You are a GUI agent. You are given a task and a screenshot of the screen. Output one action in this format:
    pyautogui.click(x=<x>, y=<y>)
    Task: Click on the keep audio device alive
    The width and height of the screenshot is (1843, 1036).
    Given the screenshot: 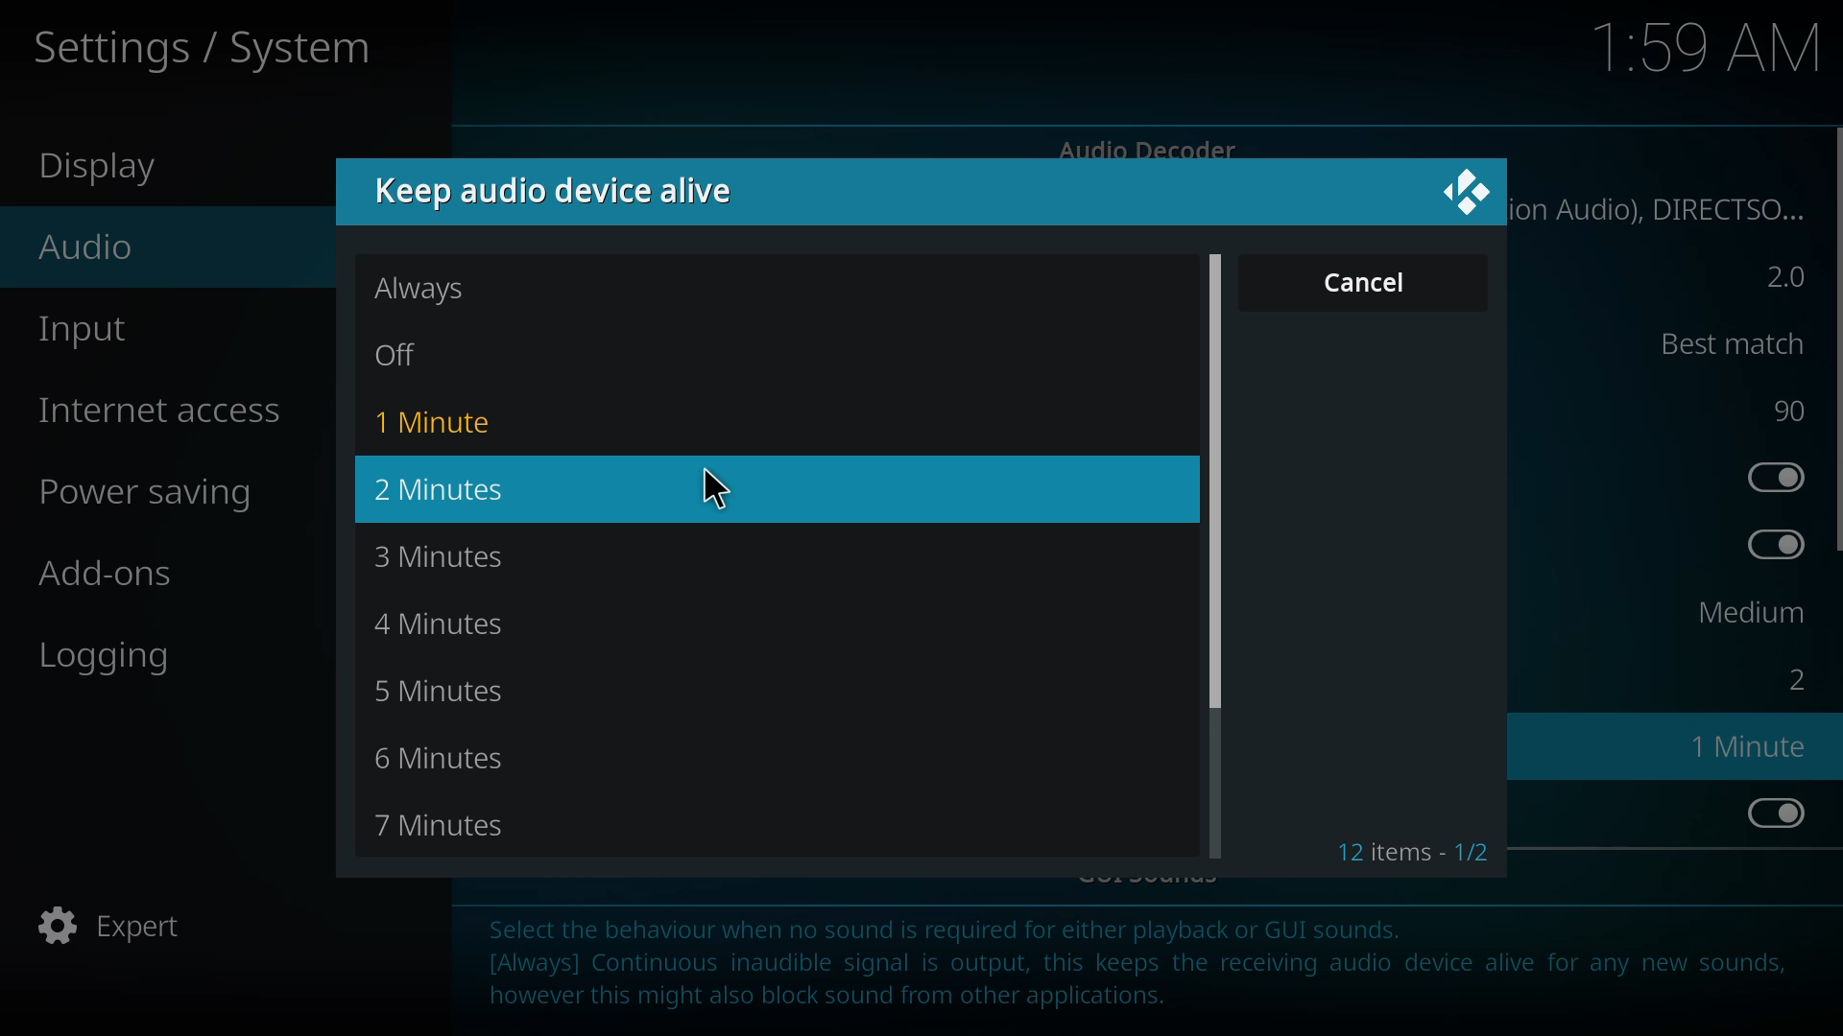 What is the action you would take?
    pyautogui.click(x=561, y=189)
    